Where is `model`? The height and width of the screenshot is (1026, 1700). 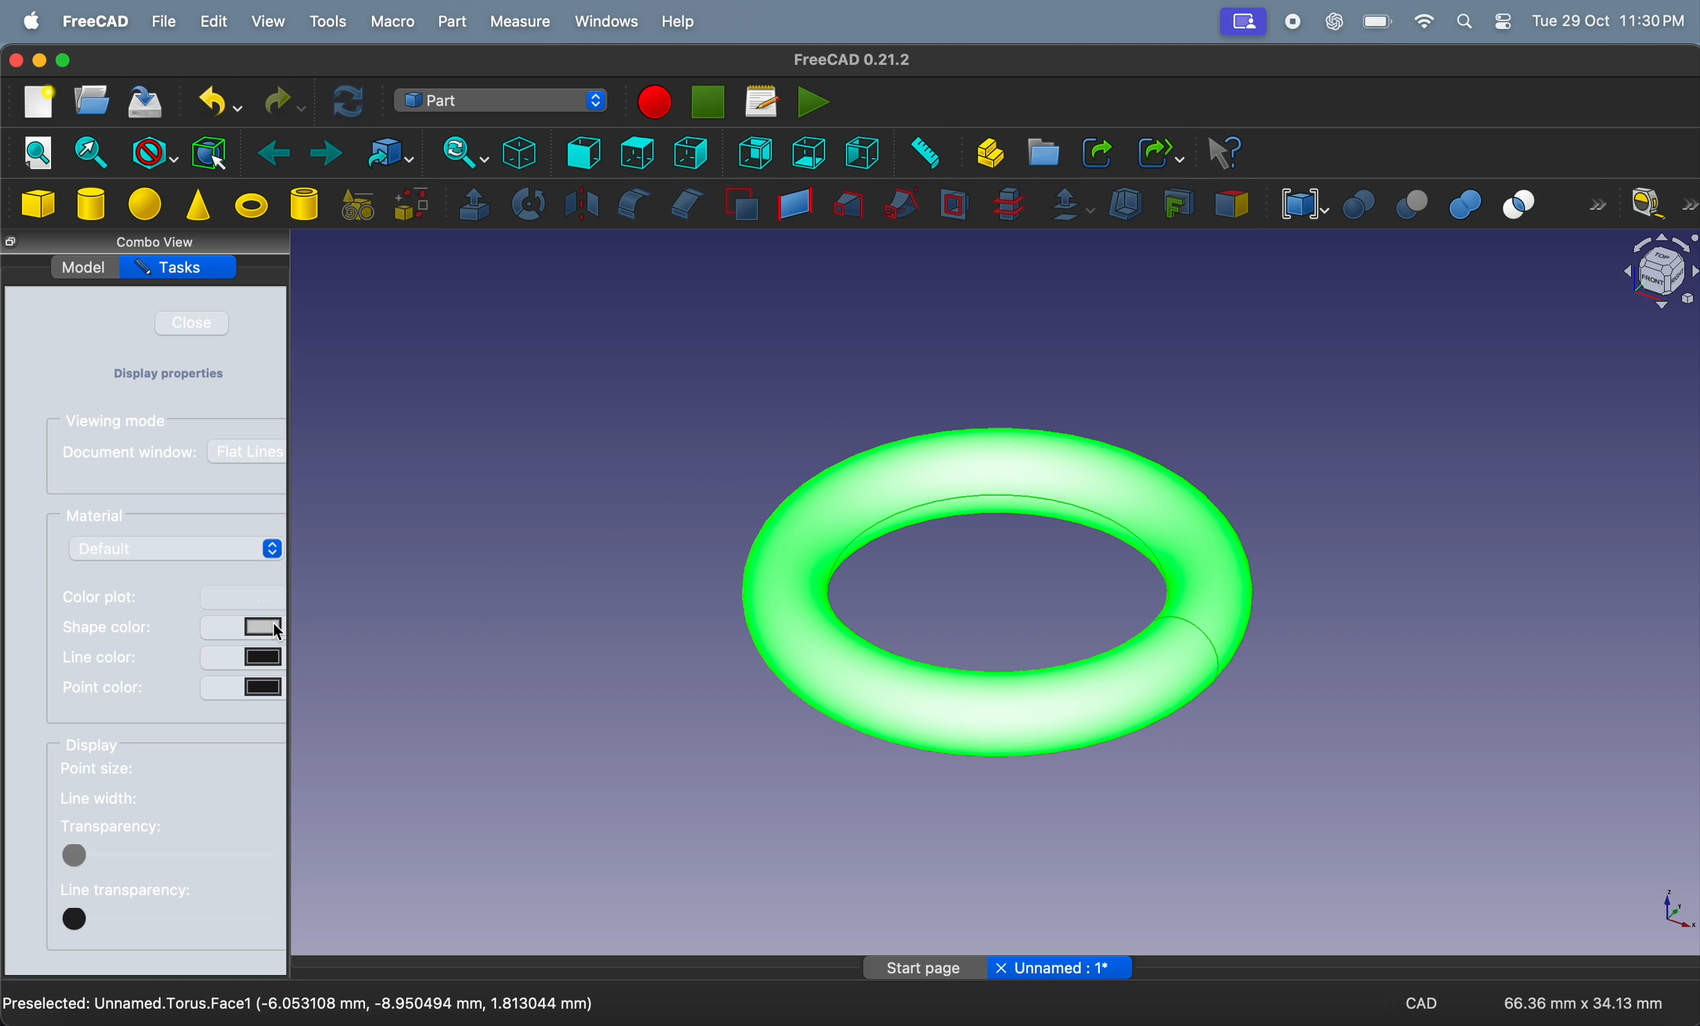
model is located at coordinates (83, 266).